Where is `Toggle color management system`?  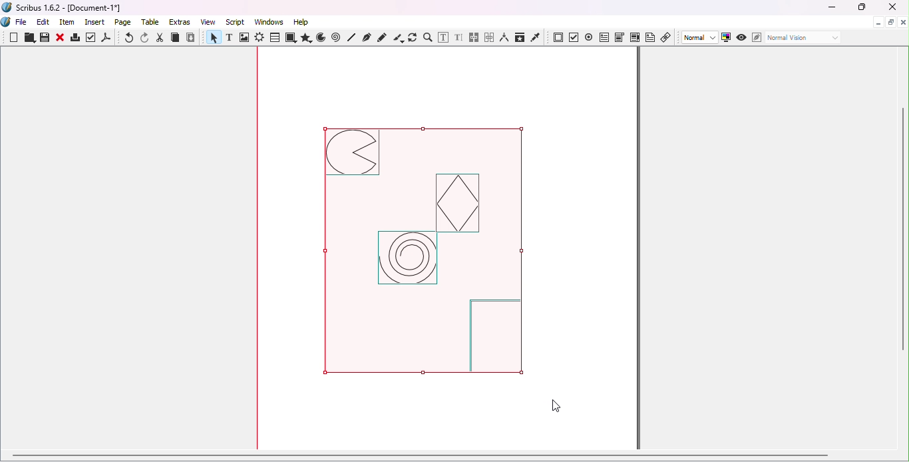 Toggle color management system is located at coordinates (727, 37).